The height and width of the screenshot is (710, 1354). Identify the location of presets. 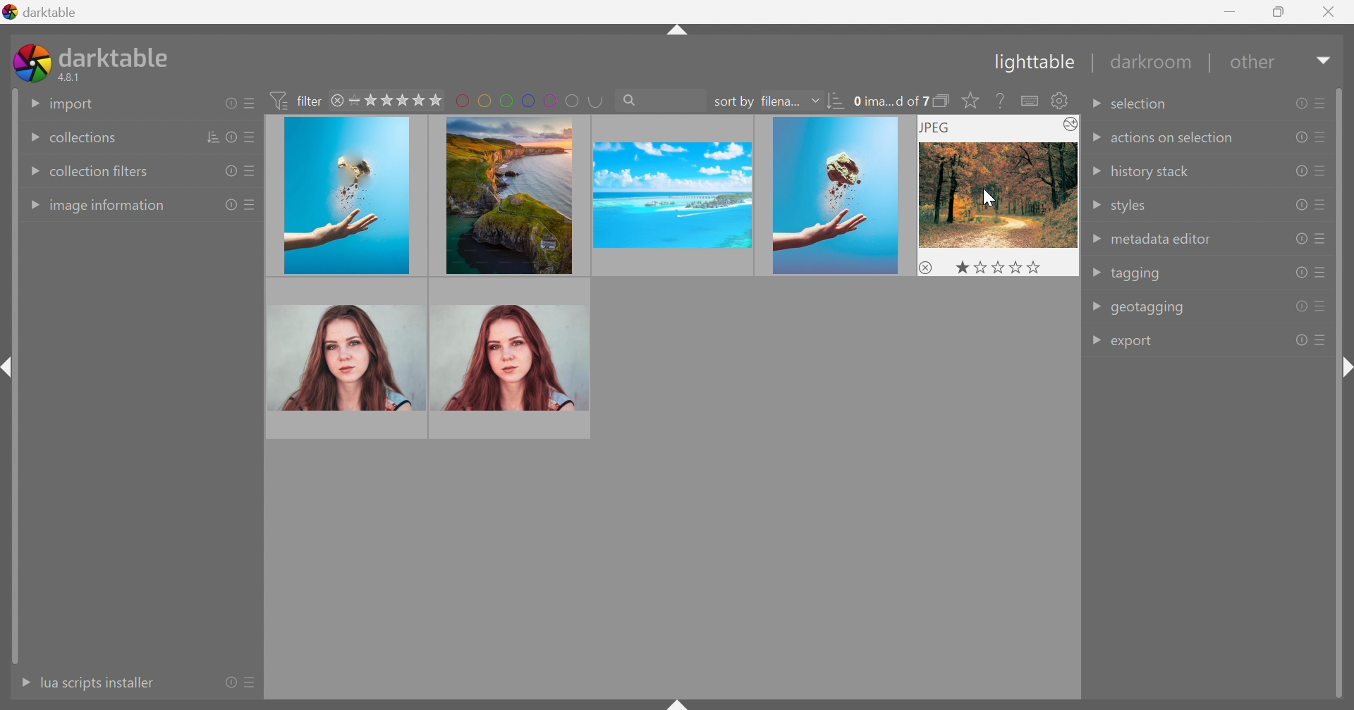
(1322, 342).